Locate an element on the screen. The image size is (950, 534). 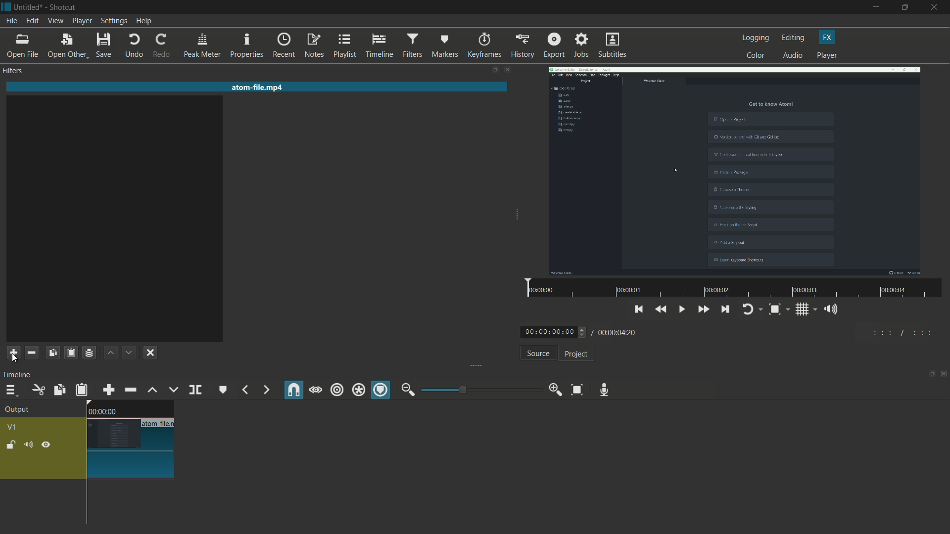
toggle player logging is located at coordinates (752, 309).